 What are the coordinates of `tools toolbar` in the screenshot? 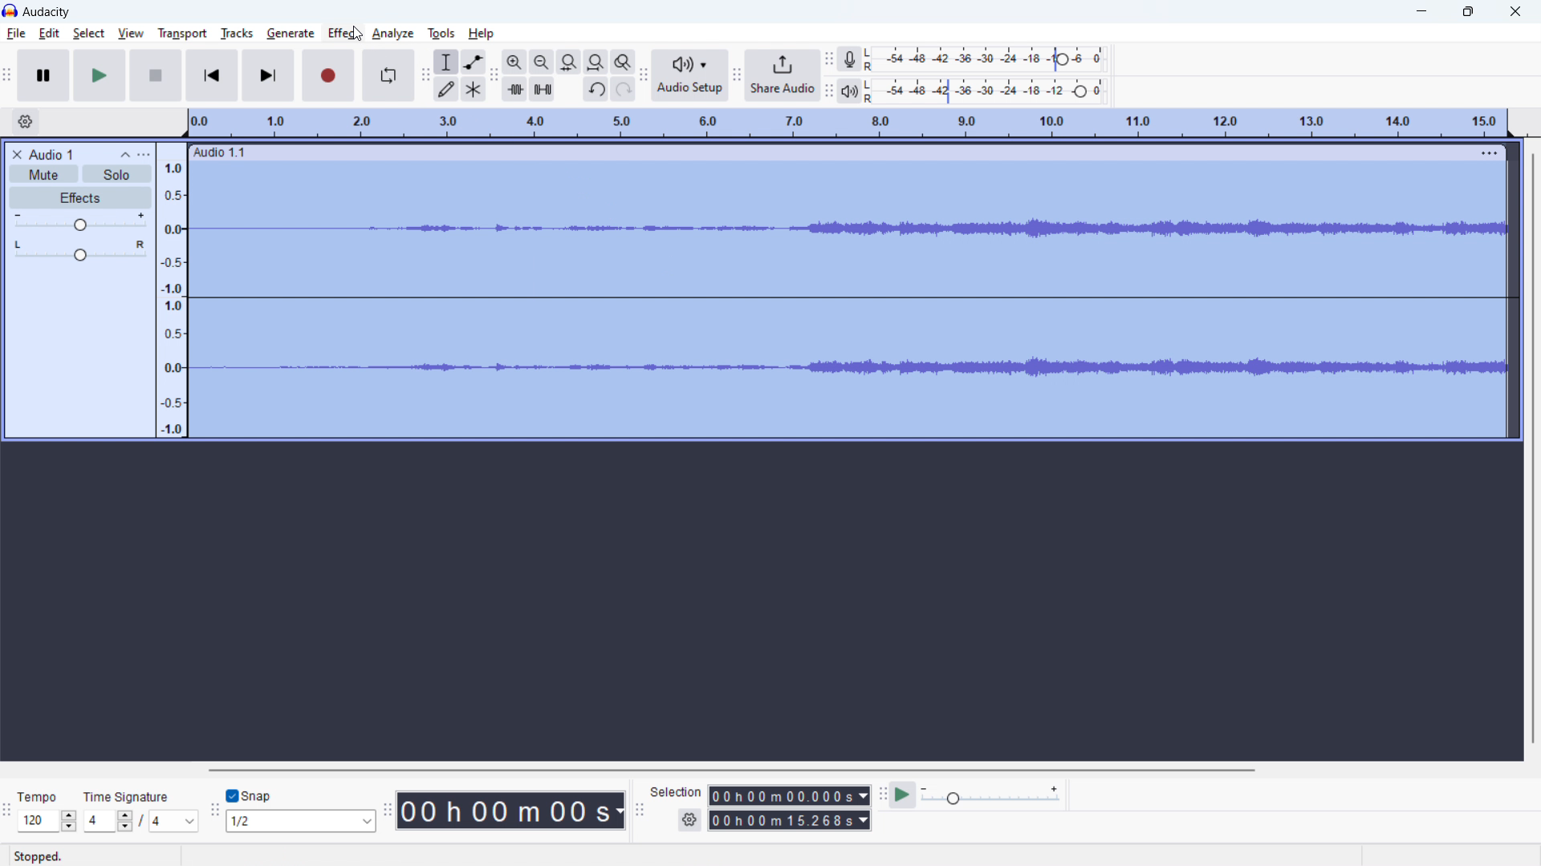 It's located at (424, 75).